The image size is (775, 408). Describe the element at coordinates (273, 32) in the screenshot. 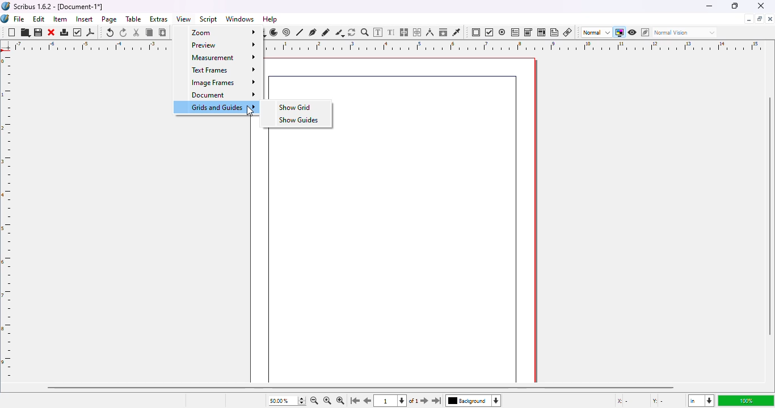

I see `arc` at that location.